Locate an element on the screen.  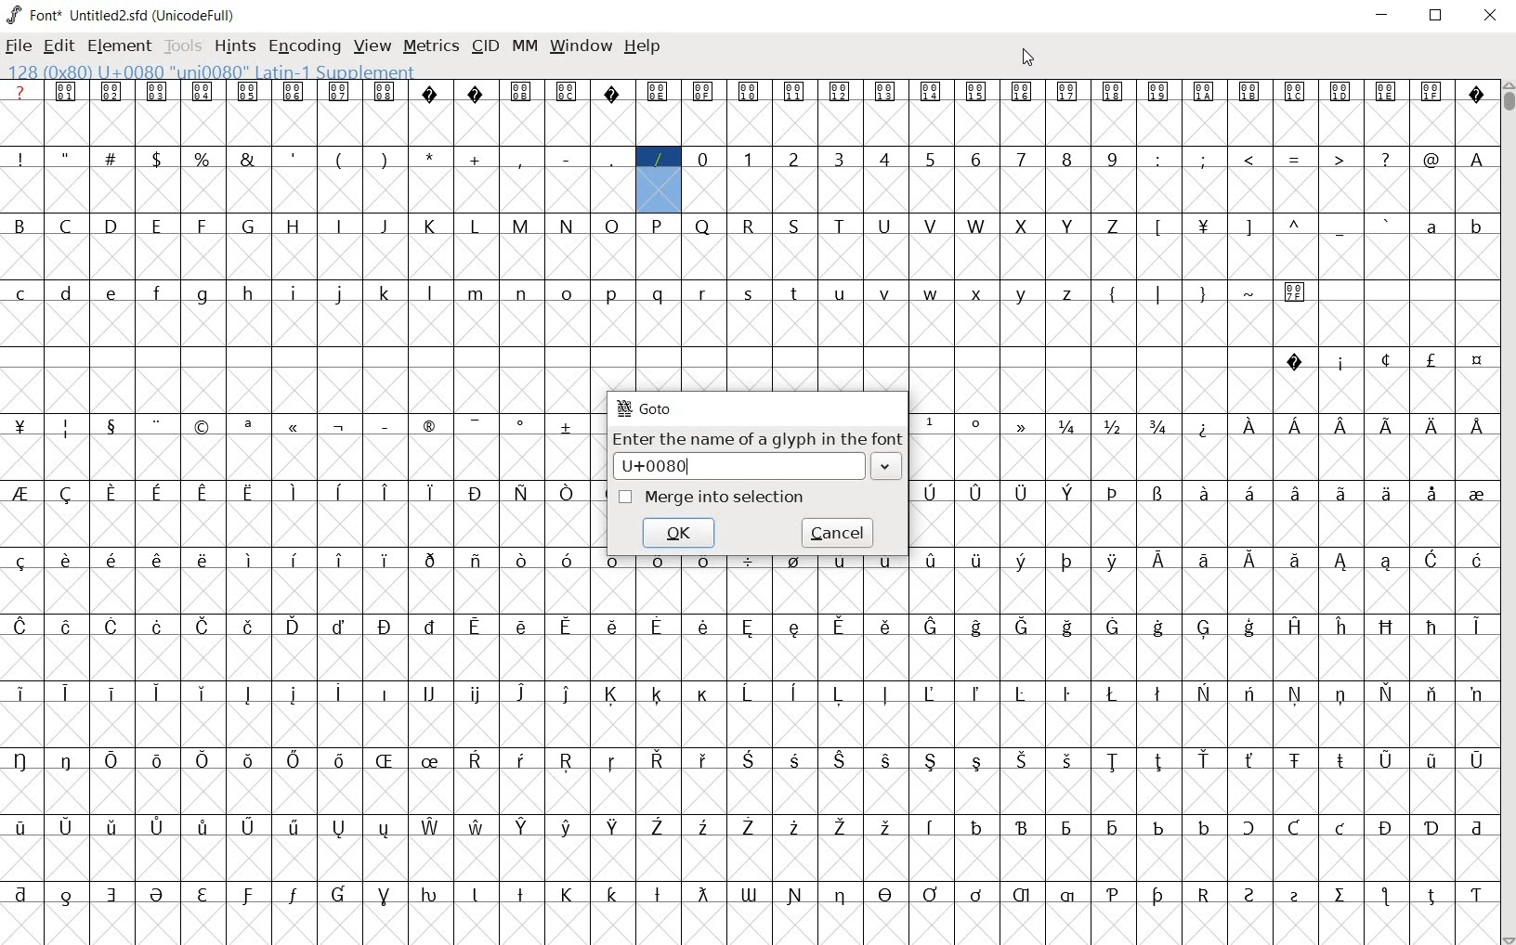
glyph is located at coordinates (294, 760).